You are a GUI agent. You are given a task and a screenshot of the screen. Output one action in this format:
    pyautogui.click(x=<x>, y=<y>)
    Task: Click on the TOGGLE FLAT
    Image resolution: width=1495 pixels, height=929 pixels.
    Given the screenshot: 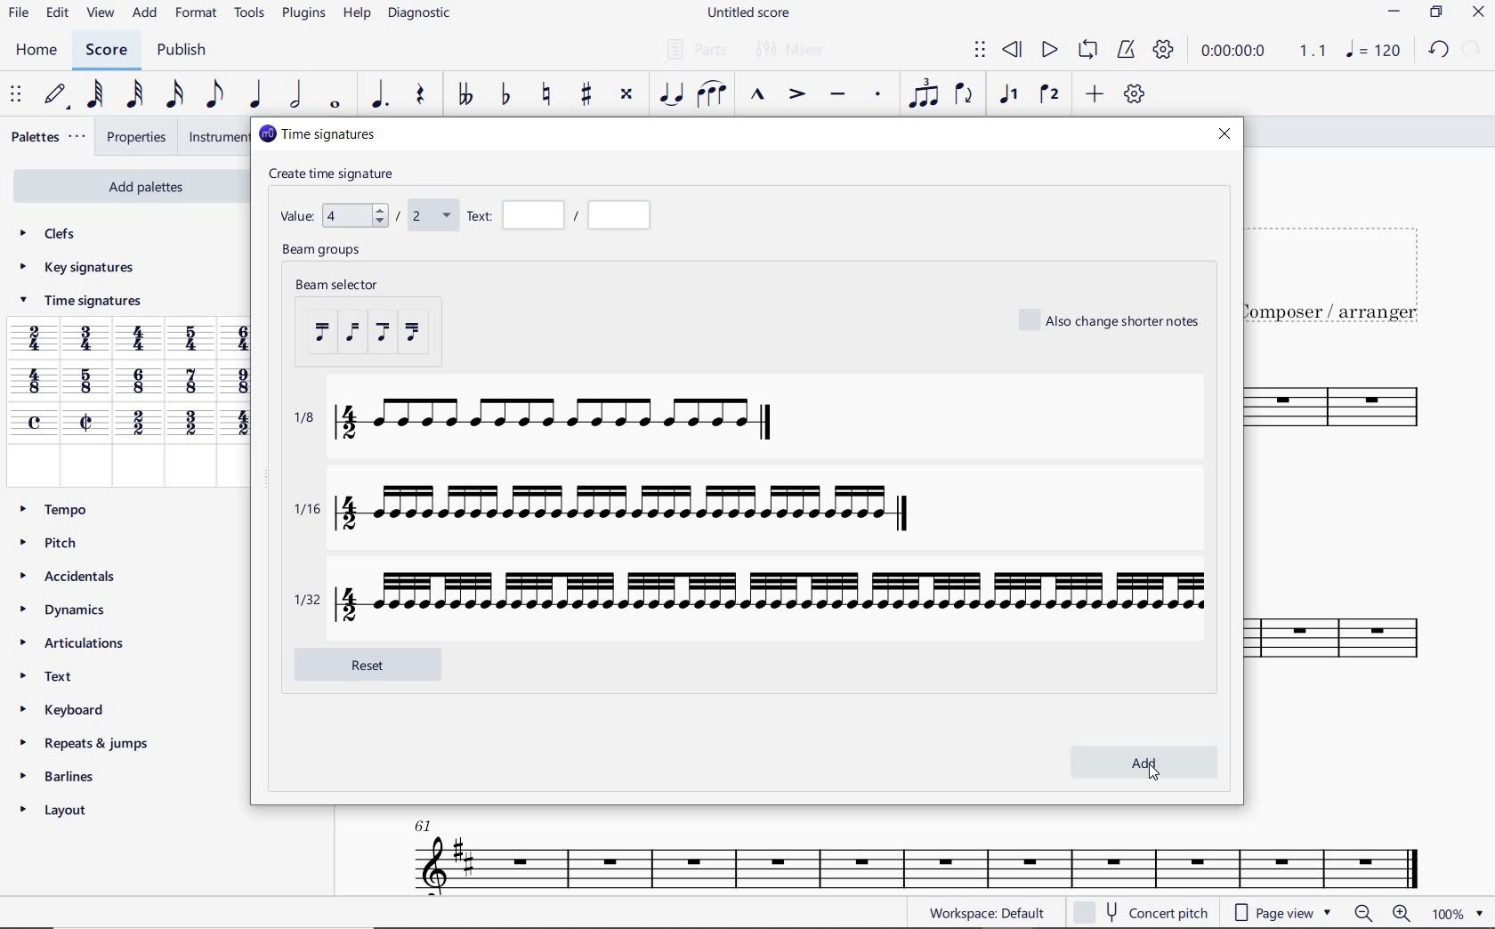 What is the action you would take?
    pyautogui.click(x=504, y=95)
    